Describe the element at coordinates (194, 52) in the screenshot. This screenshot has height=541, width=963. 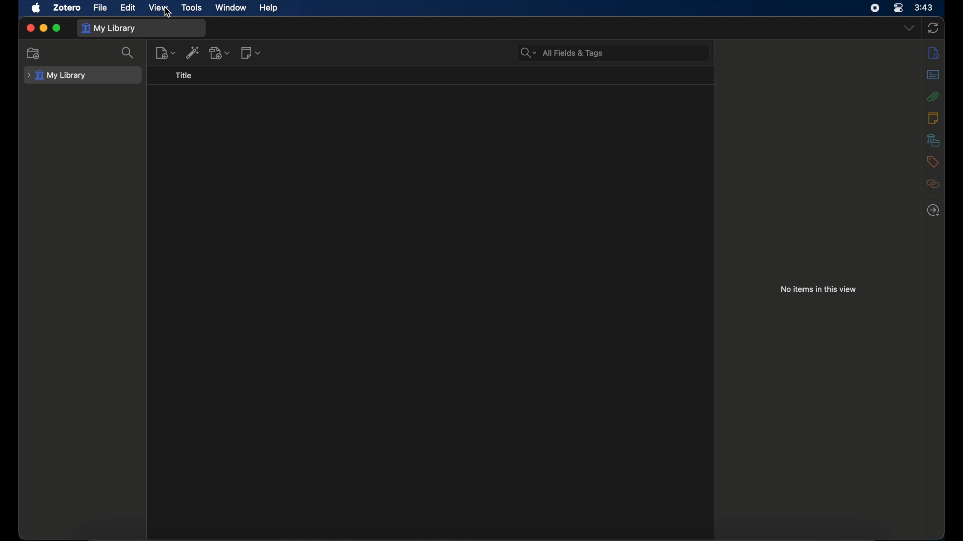
I see `add item by identifier` at that location.